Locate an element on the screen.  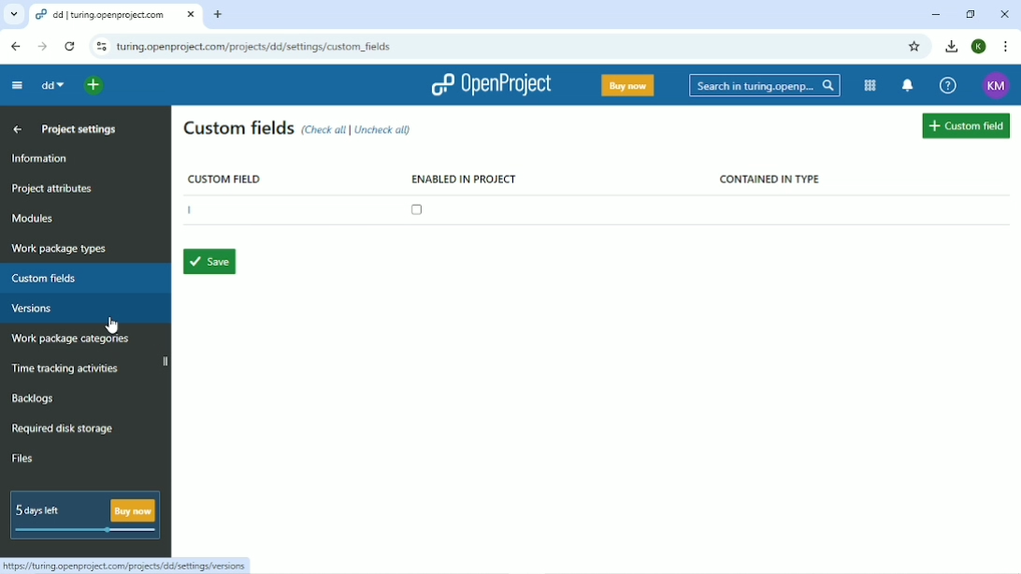
Save is located at coordinates (208, 262).